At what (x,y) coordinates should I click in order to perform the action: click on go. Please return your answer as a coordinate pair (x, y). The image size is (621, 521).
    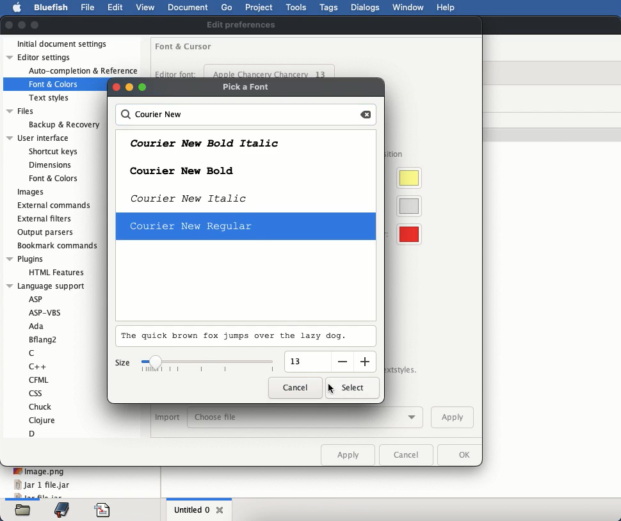
    Looking at the image, I should click on (227, 7).